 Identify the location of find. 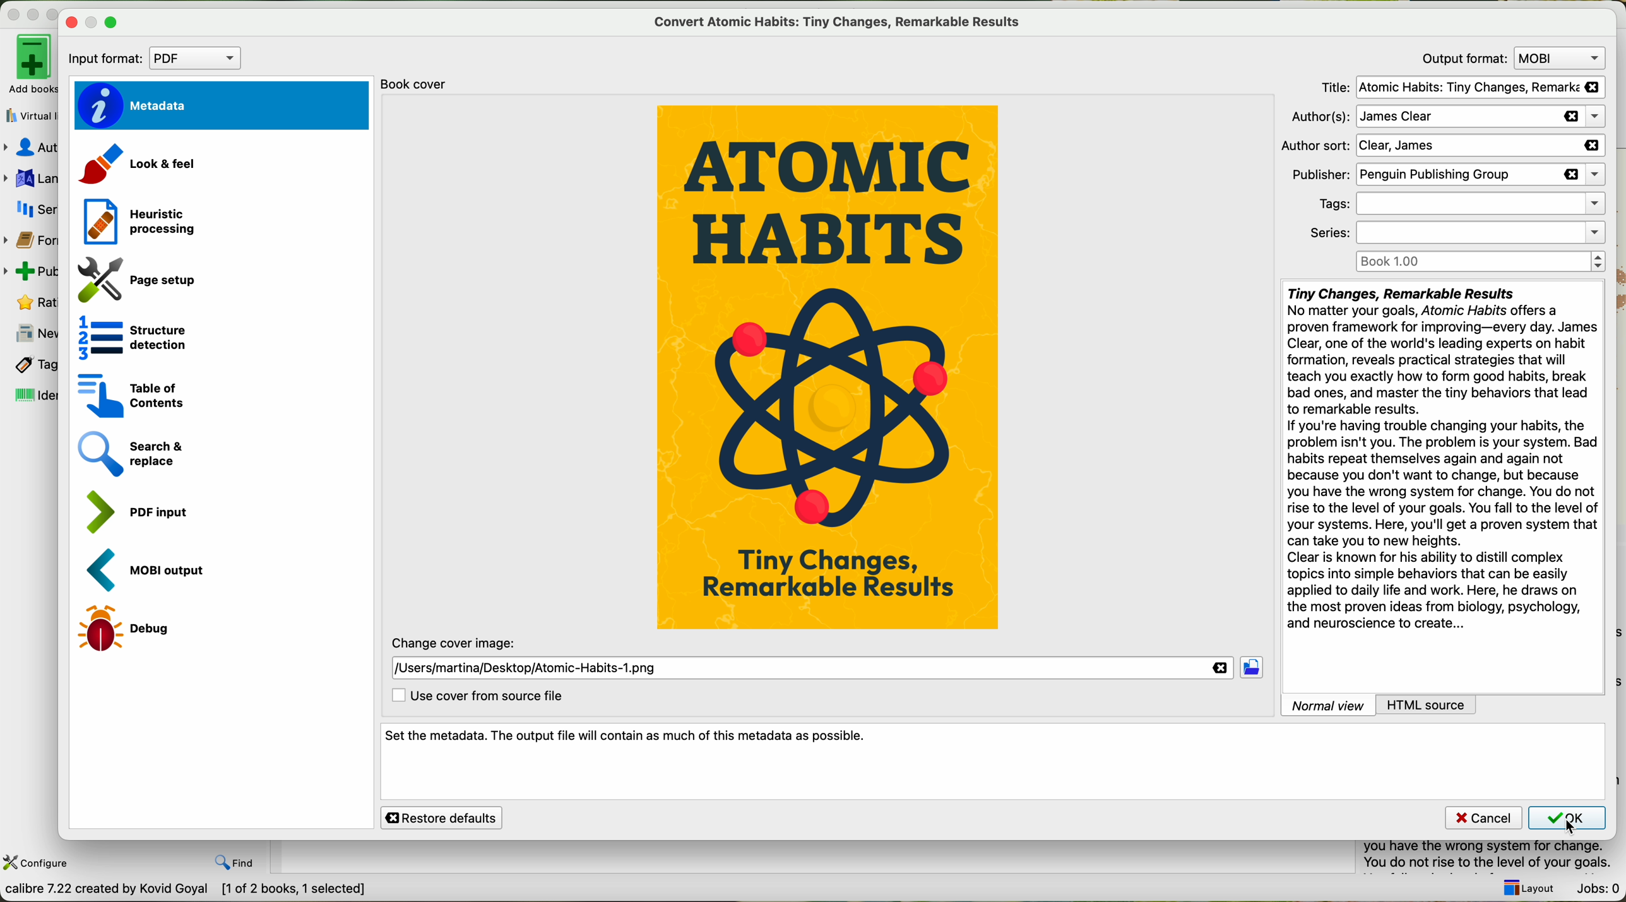
(238, 863).